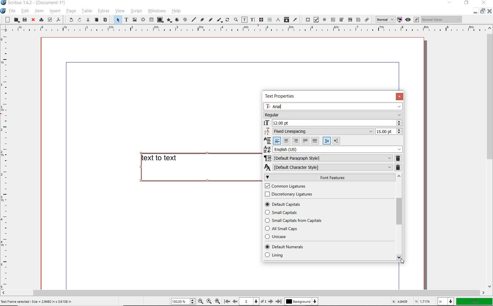  What do you see at coordinates (327, 158) in the screenshot?
I see `DEFAULT PARAGRAPH STYLE` at bounding box center [327, 158].